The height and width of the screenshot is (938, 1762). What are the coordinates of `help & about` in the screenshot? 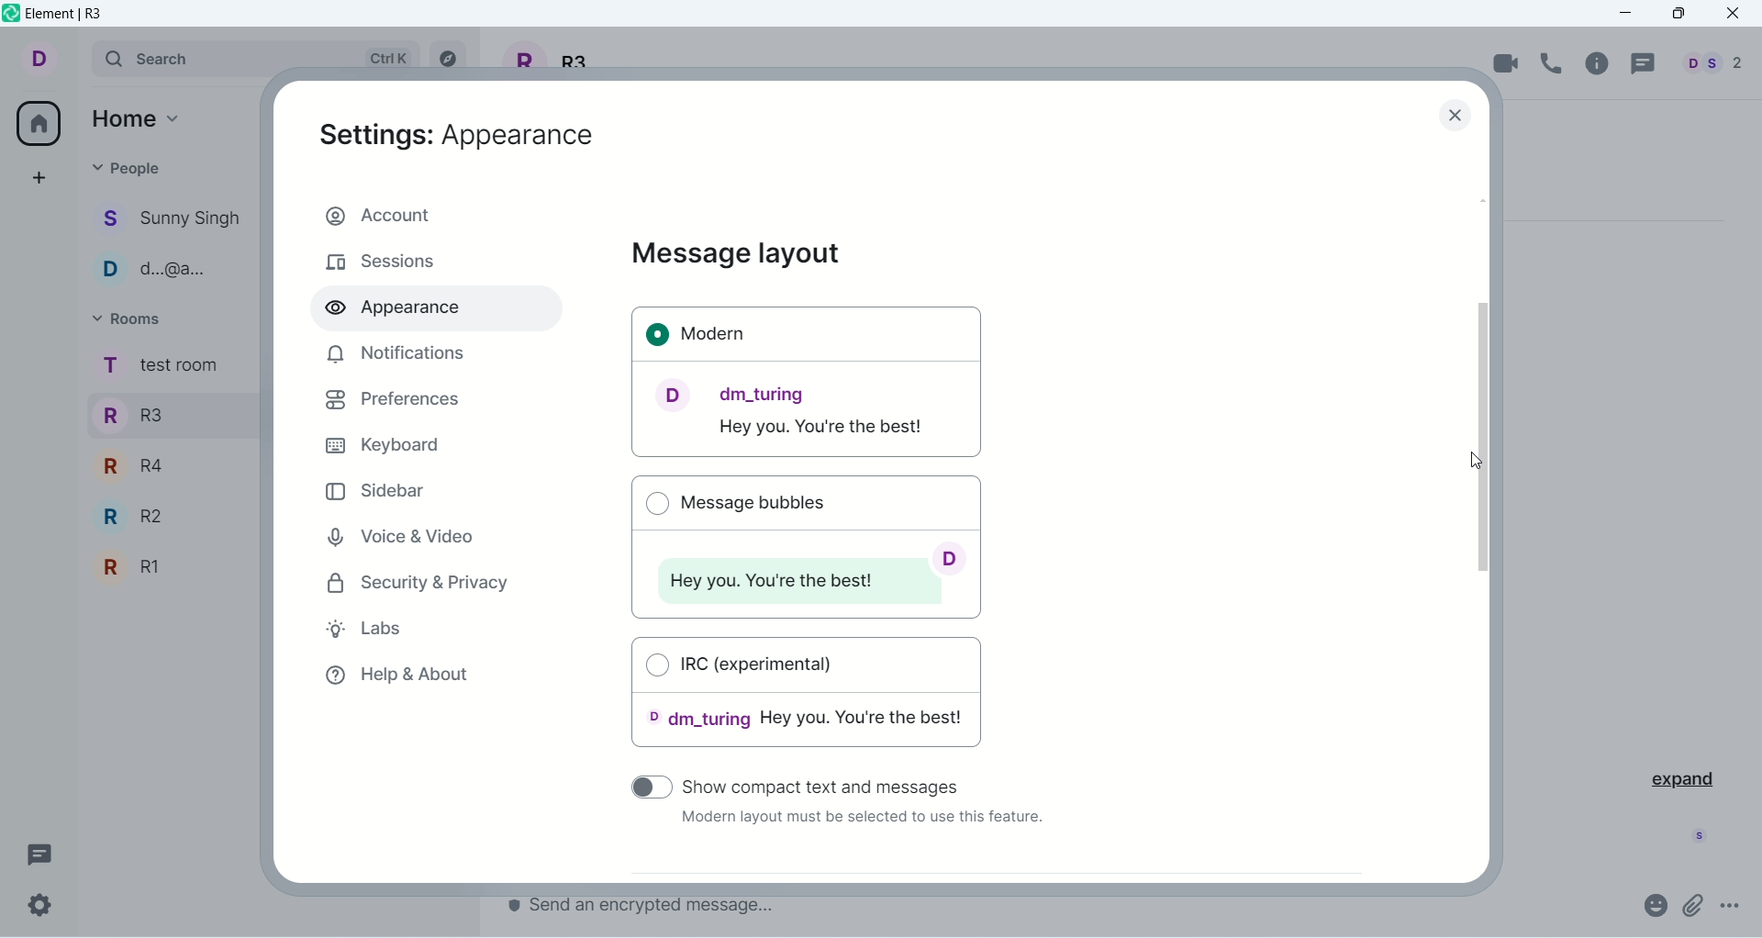 It's located at (396, 679).